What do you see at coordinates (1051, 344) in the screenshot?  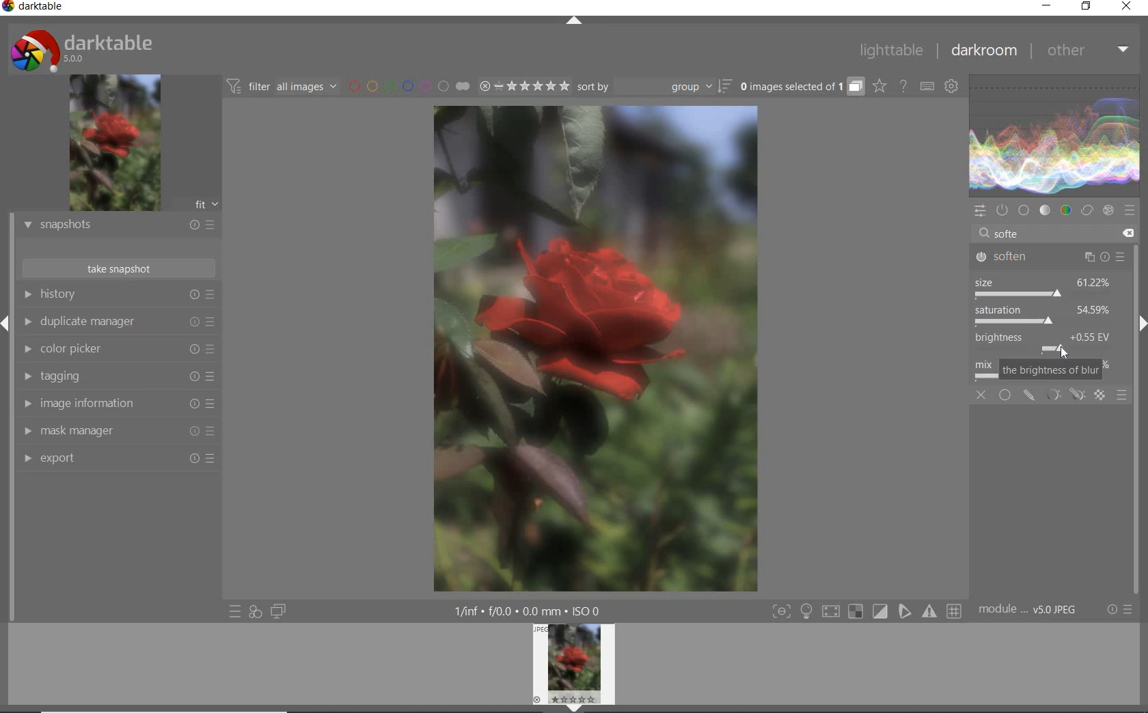 I see `brightness adjusted` at bounding box center [1051, 344].